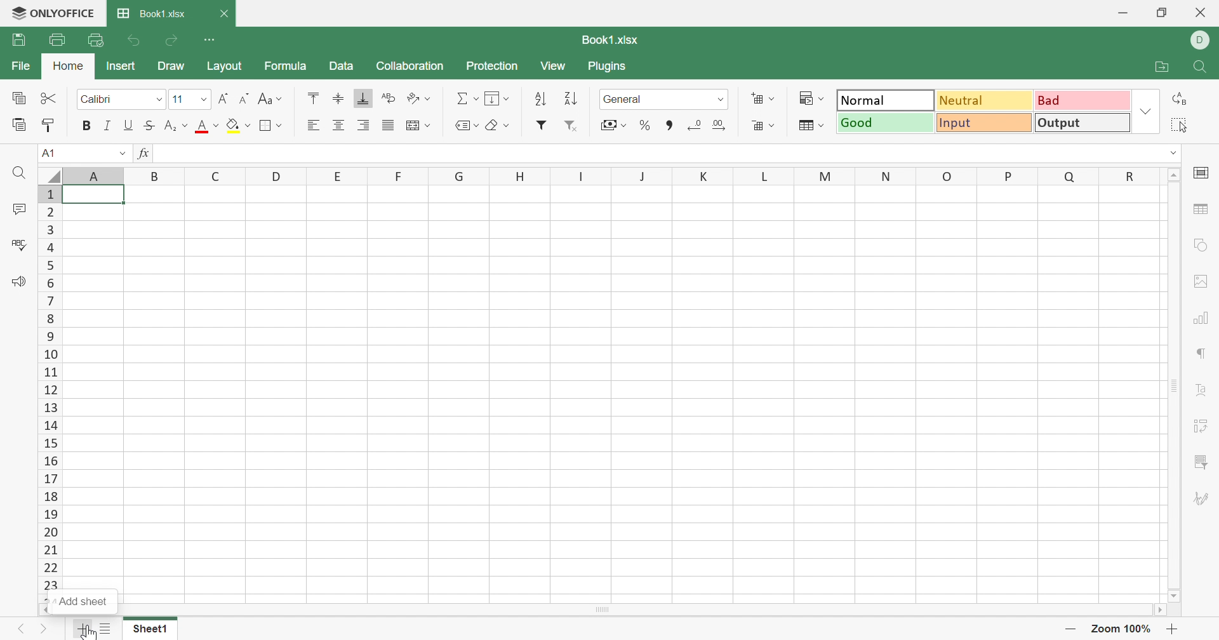  What do you see at coordinates (274, 176) in the screenshot?
I see `D` at bounding box center [274, 176].